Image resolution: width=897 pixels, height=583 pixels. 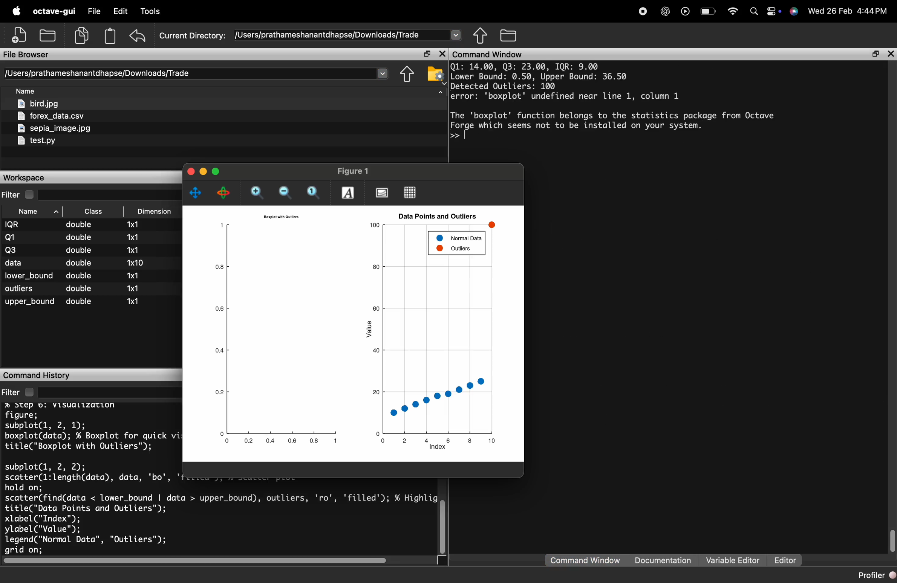 I want to click on play, so click(x=685, y=13).